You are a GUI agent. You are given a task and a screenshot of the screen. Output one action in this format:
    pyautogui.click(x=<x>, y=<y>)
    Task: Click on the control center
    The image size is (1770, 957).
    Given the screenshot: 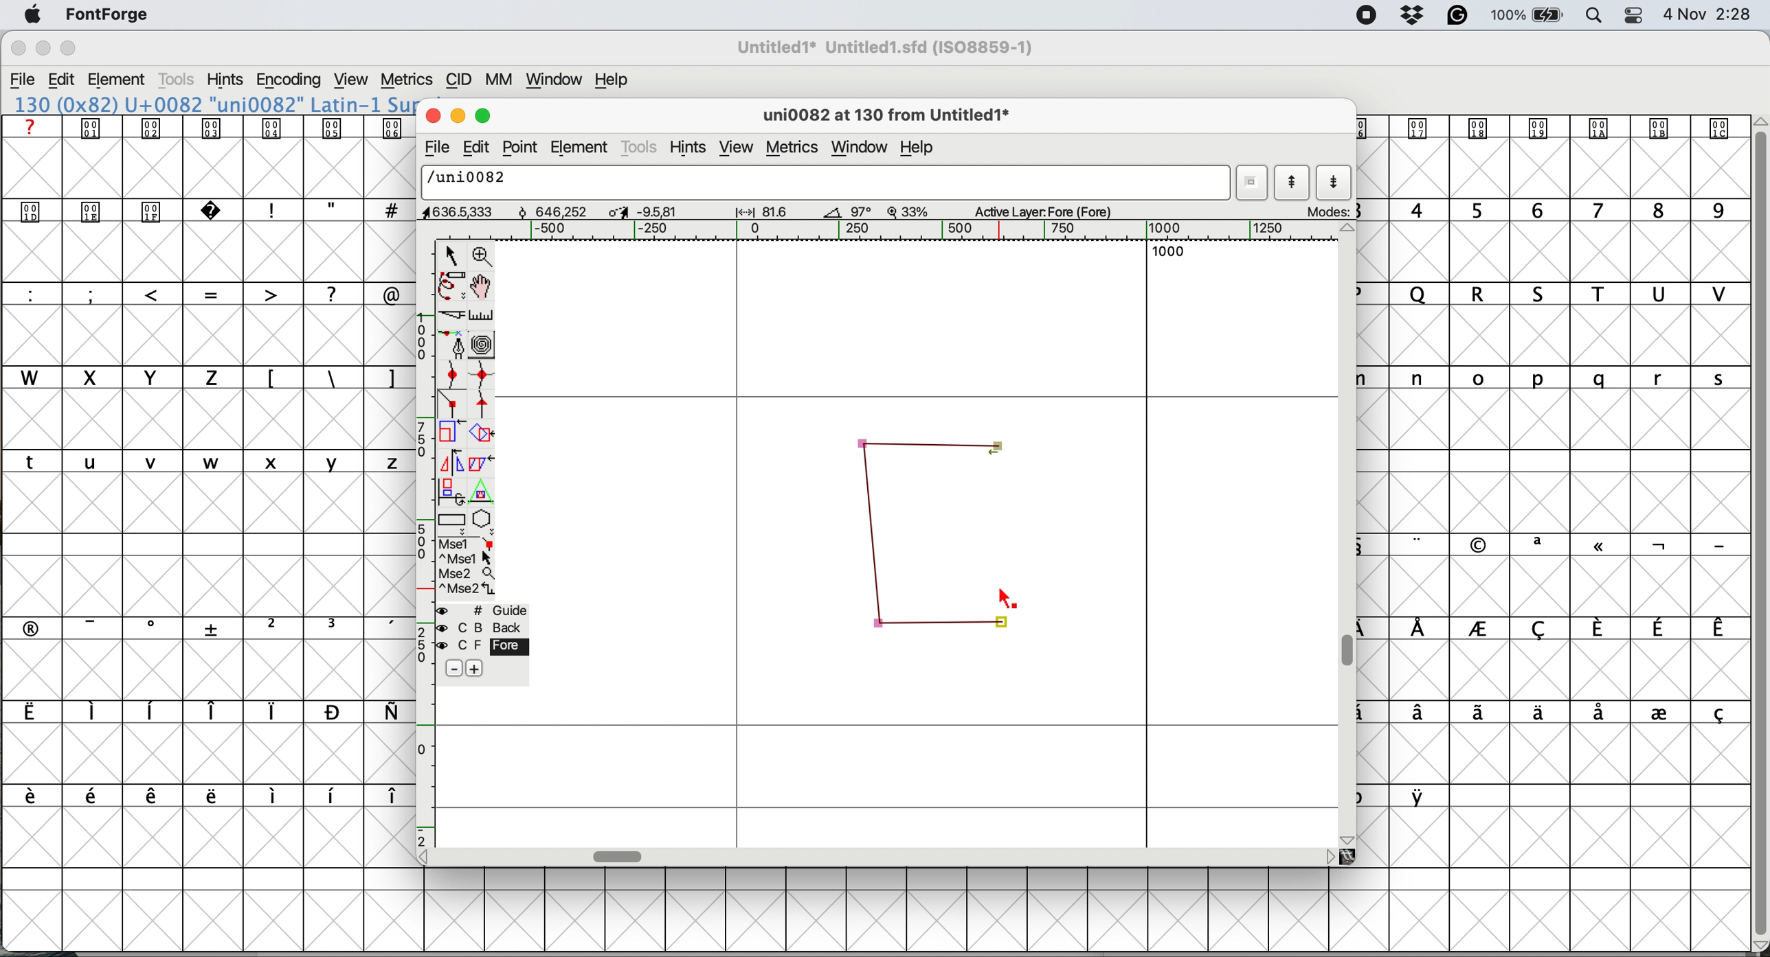 What is the action you would take?
    pyautogui.click(x=1633, y=15)
    